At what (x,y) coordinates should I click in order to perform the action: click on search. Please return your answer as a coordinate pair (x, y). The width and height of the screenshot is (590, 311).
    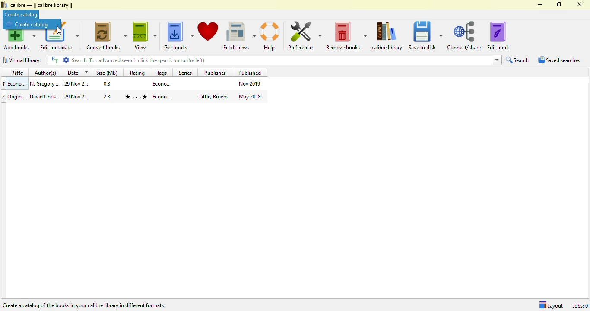
    Looking at the image, I should click on (275, 60).